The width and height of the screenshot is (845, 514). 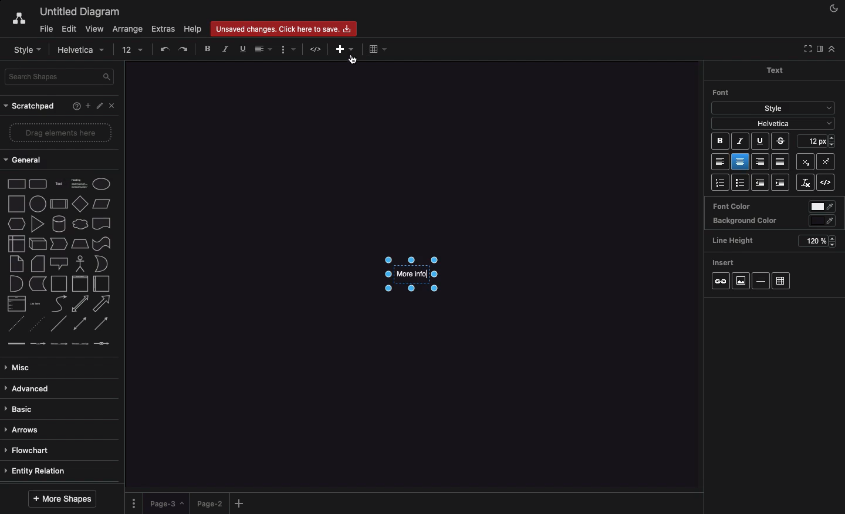 What do you see at coordinates (102, 263) in the screenshot?
I see `or` at bounding box center [102, 263].